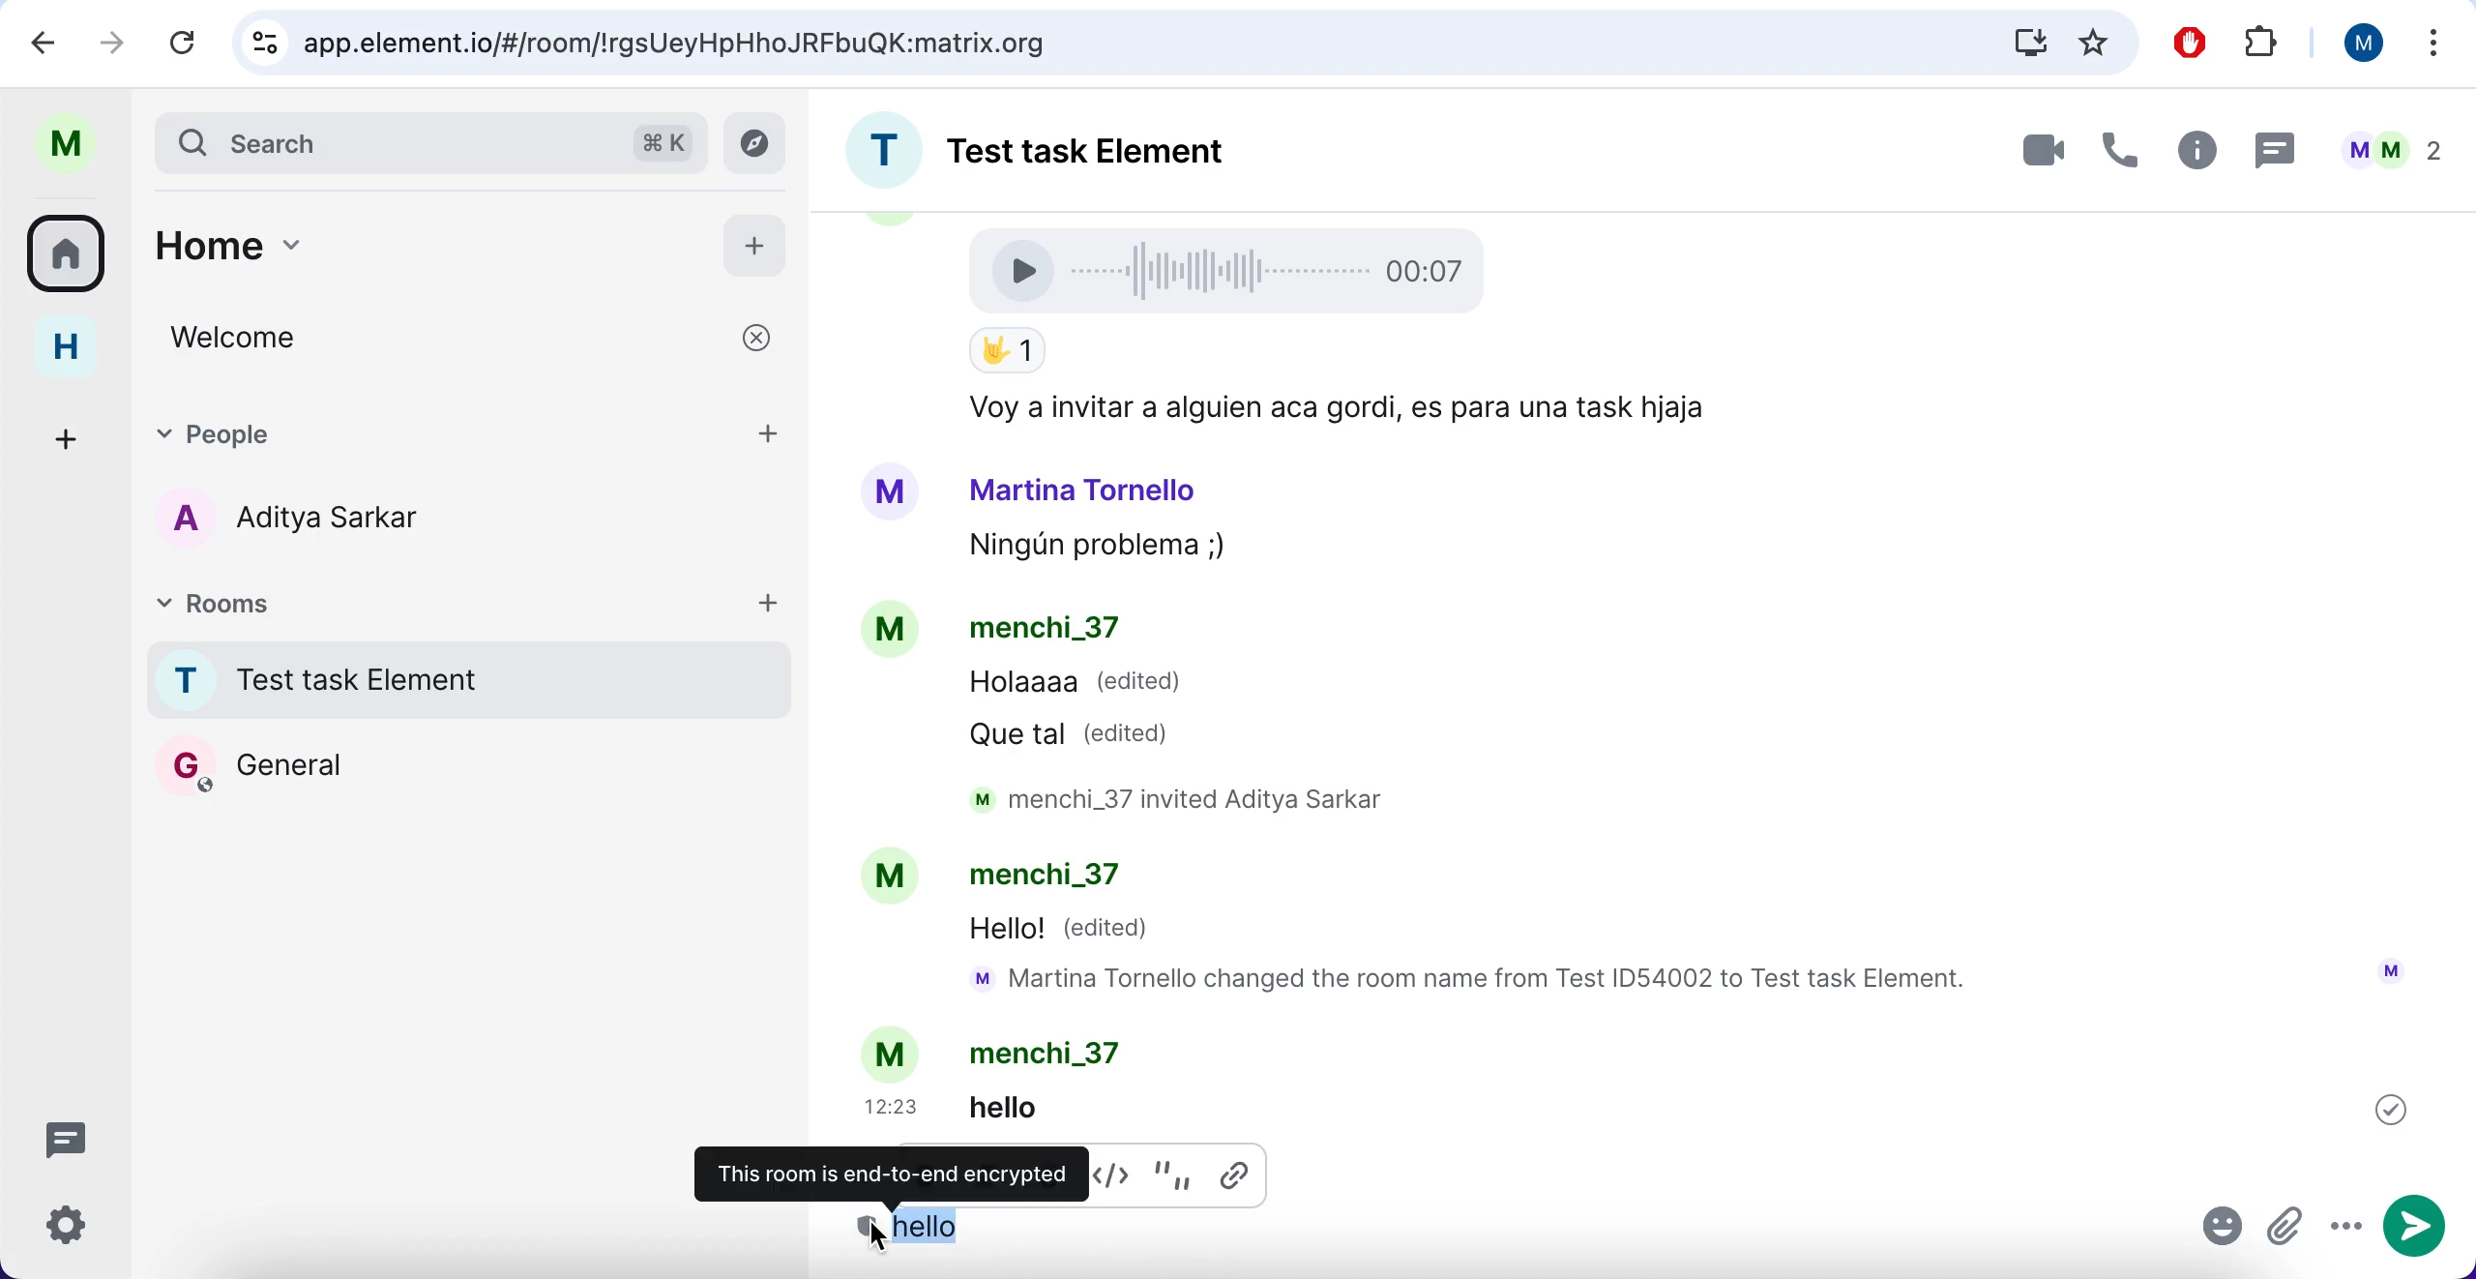 This screenshot has width=2476, height=1279. What do you see at coordinates (317, 601) in the screenshot?
I see `rooms` at bounding box center [317, 601].